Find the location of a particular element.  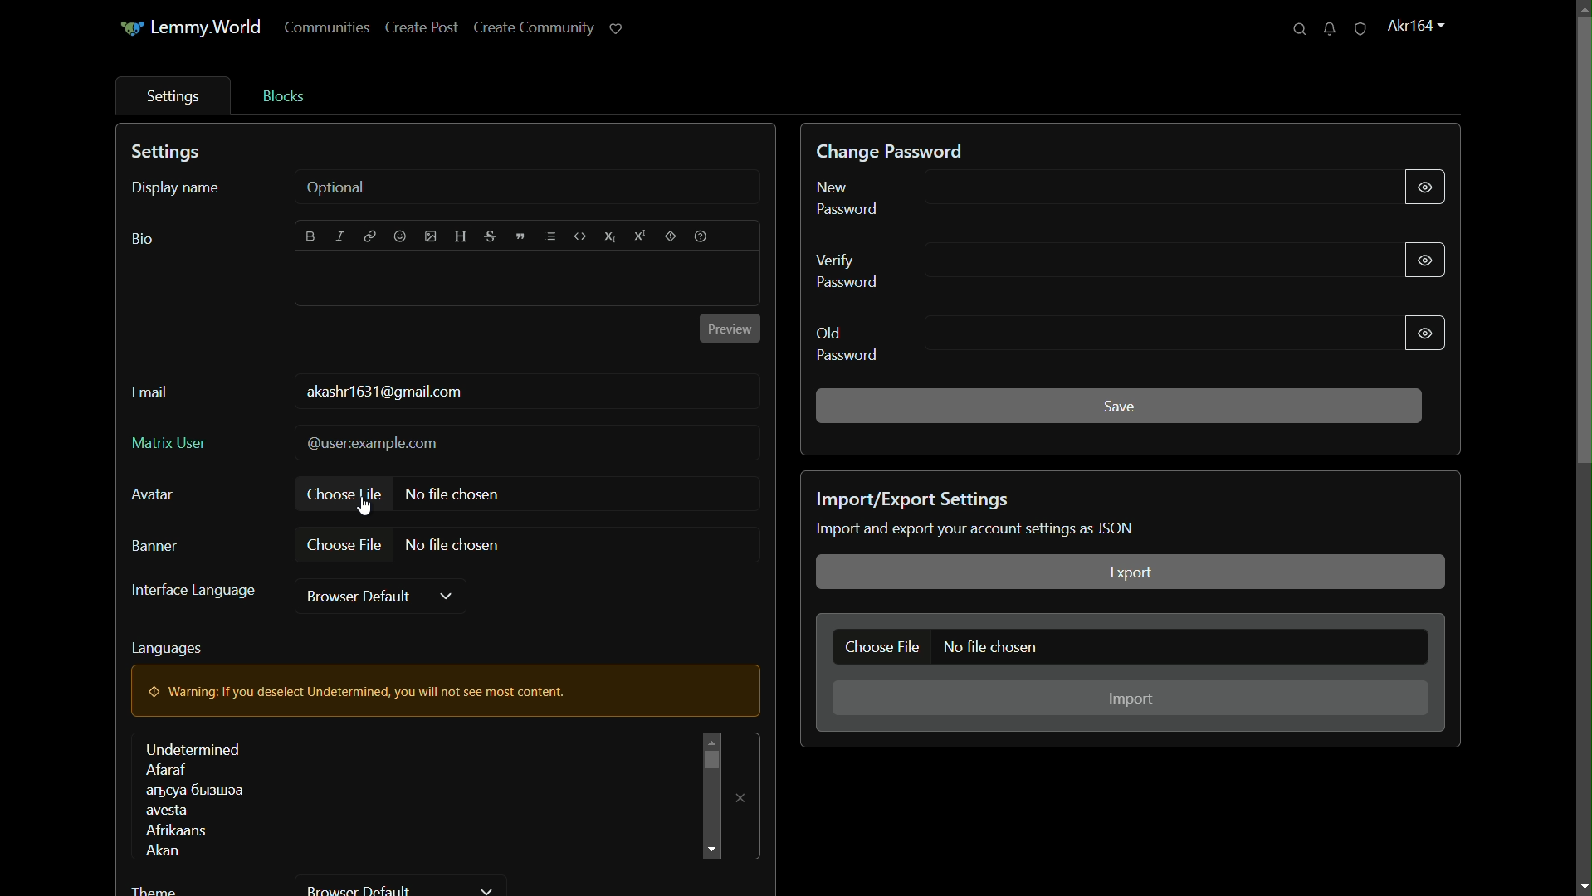

help is located at coordinates (702, 236).